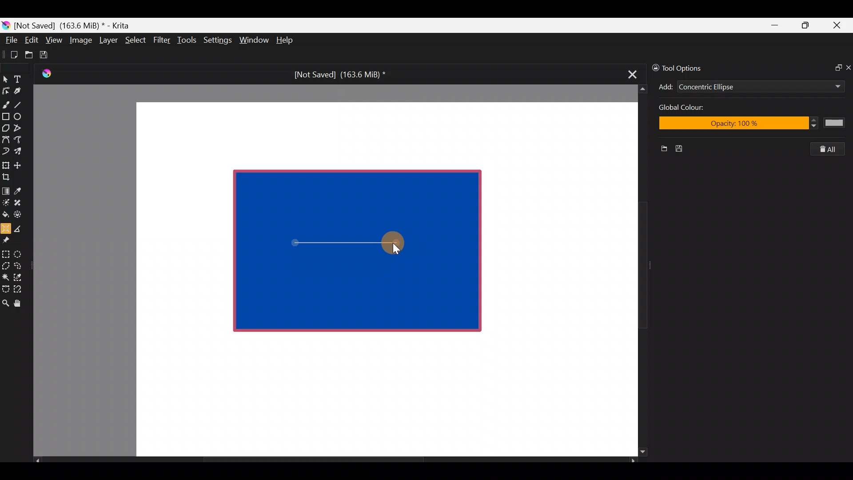  Describe the element at coordinates (690, 68) in the screenshot. I see `Tool options` at that location.